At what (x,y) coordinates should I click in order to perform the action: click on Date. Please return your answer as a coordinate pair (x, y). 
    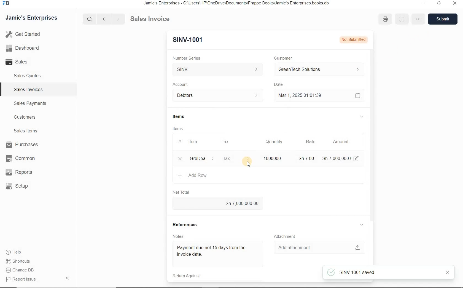
    Looking at the image, I should click on (279, 84).